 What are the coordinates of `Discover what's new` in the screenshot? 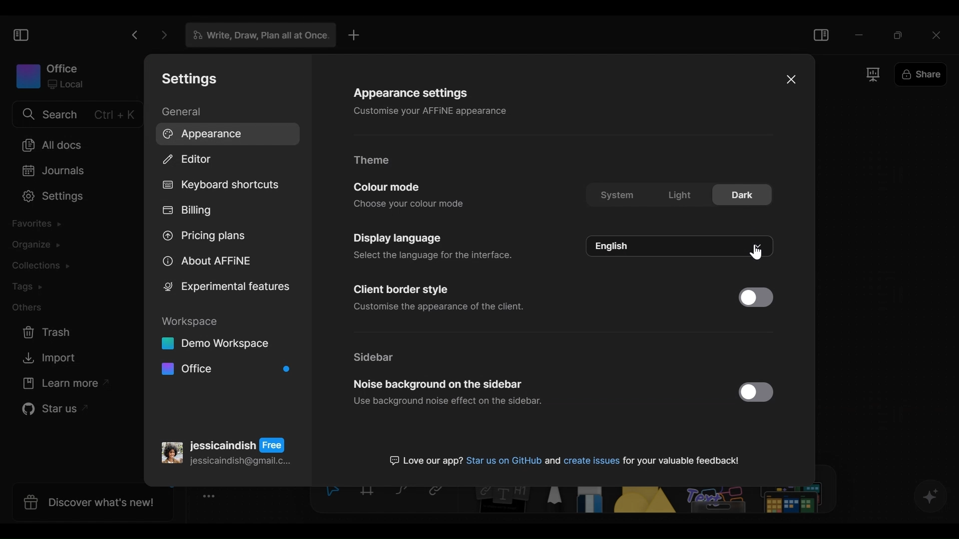 It's located at (88, 502).